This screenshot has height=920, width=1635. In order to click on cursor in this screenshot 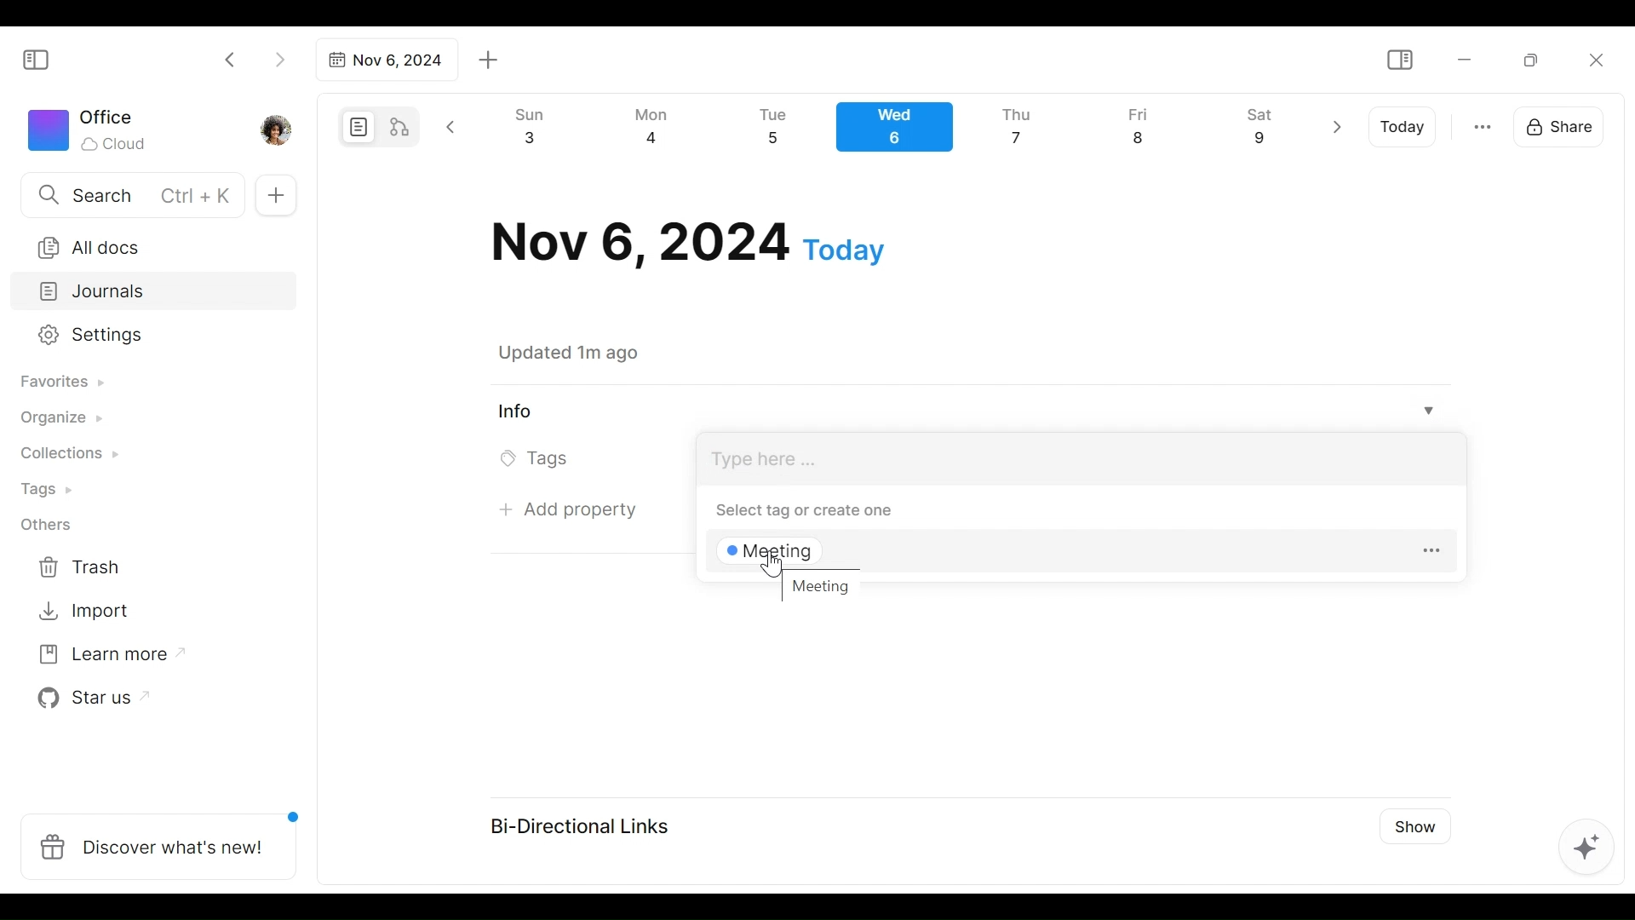, I will do `click(769, 565)`.